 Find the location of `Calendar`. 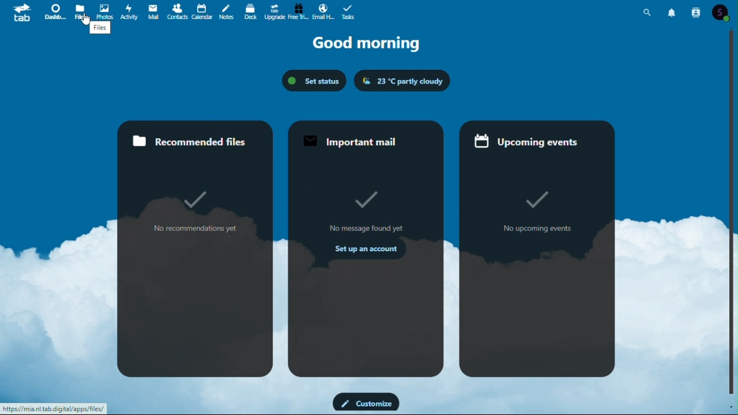

Calendar is located at coordinates (202, 10).